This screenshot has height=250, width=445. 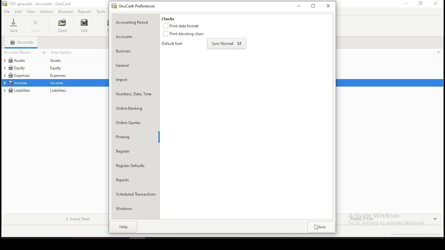 What do you see at coordinates (125, 66) in the screenshot?
I see `general` at bounding box center [125, 66].